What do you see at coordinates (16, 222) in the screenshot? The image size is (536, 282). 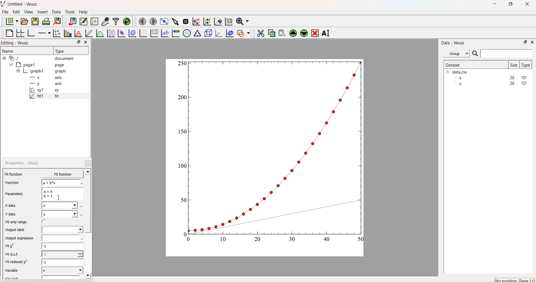 I see `Fit only range` at bounding box center [16, 222].